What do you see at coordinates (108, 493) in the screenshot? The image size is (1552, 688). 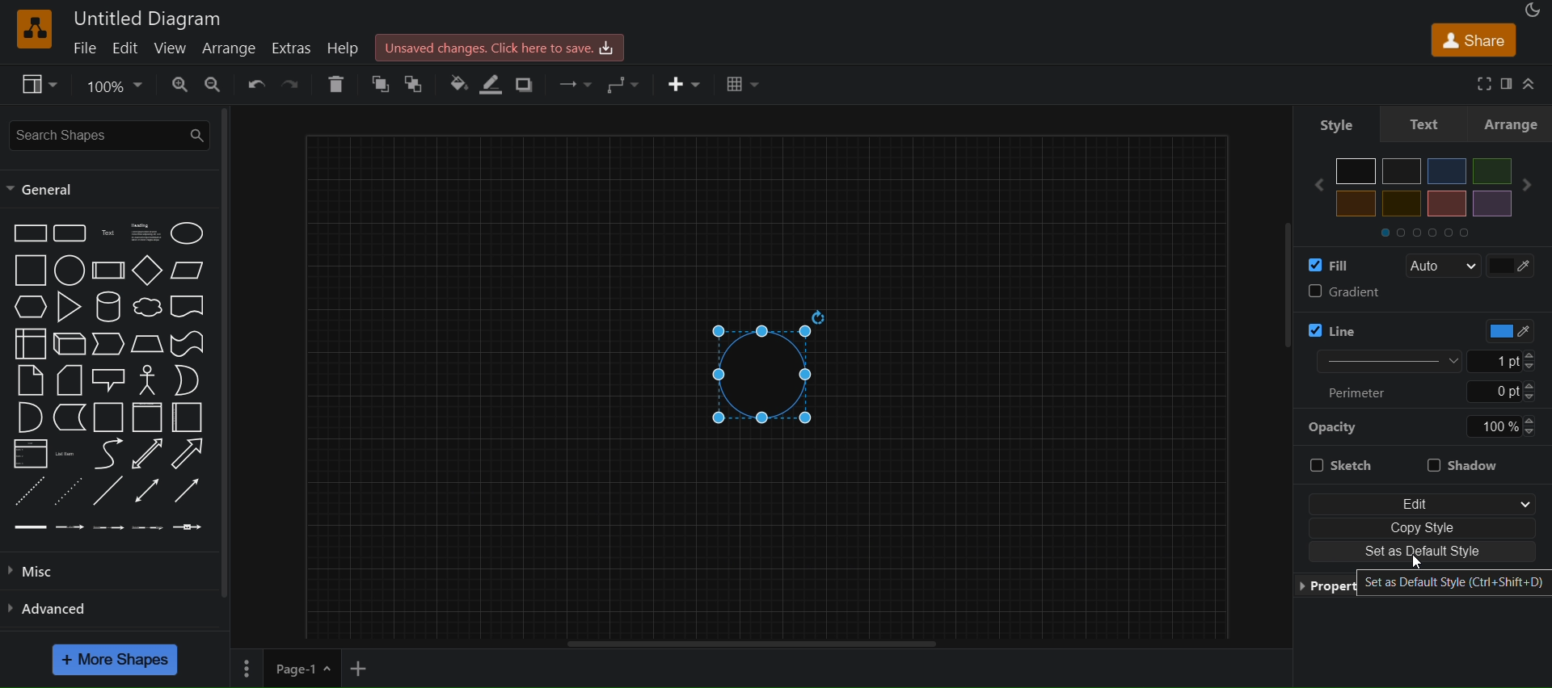 I see `line` at bounding box center [108, 493].